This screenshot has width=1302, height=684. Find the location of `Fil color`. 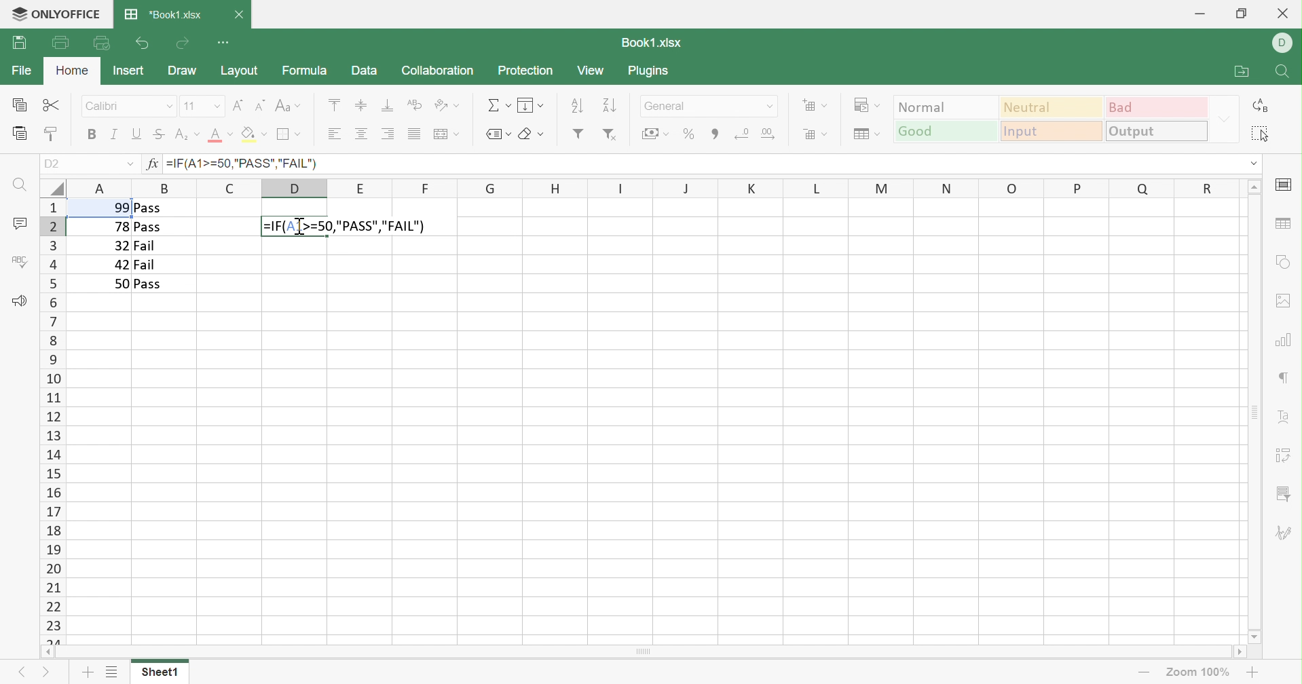

Fil color is located at coordinates (254, 134).